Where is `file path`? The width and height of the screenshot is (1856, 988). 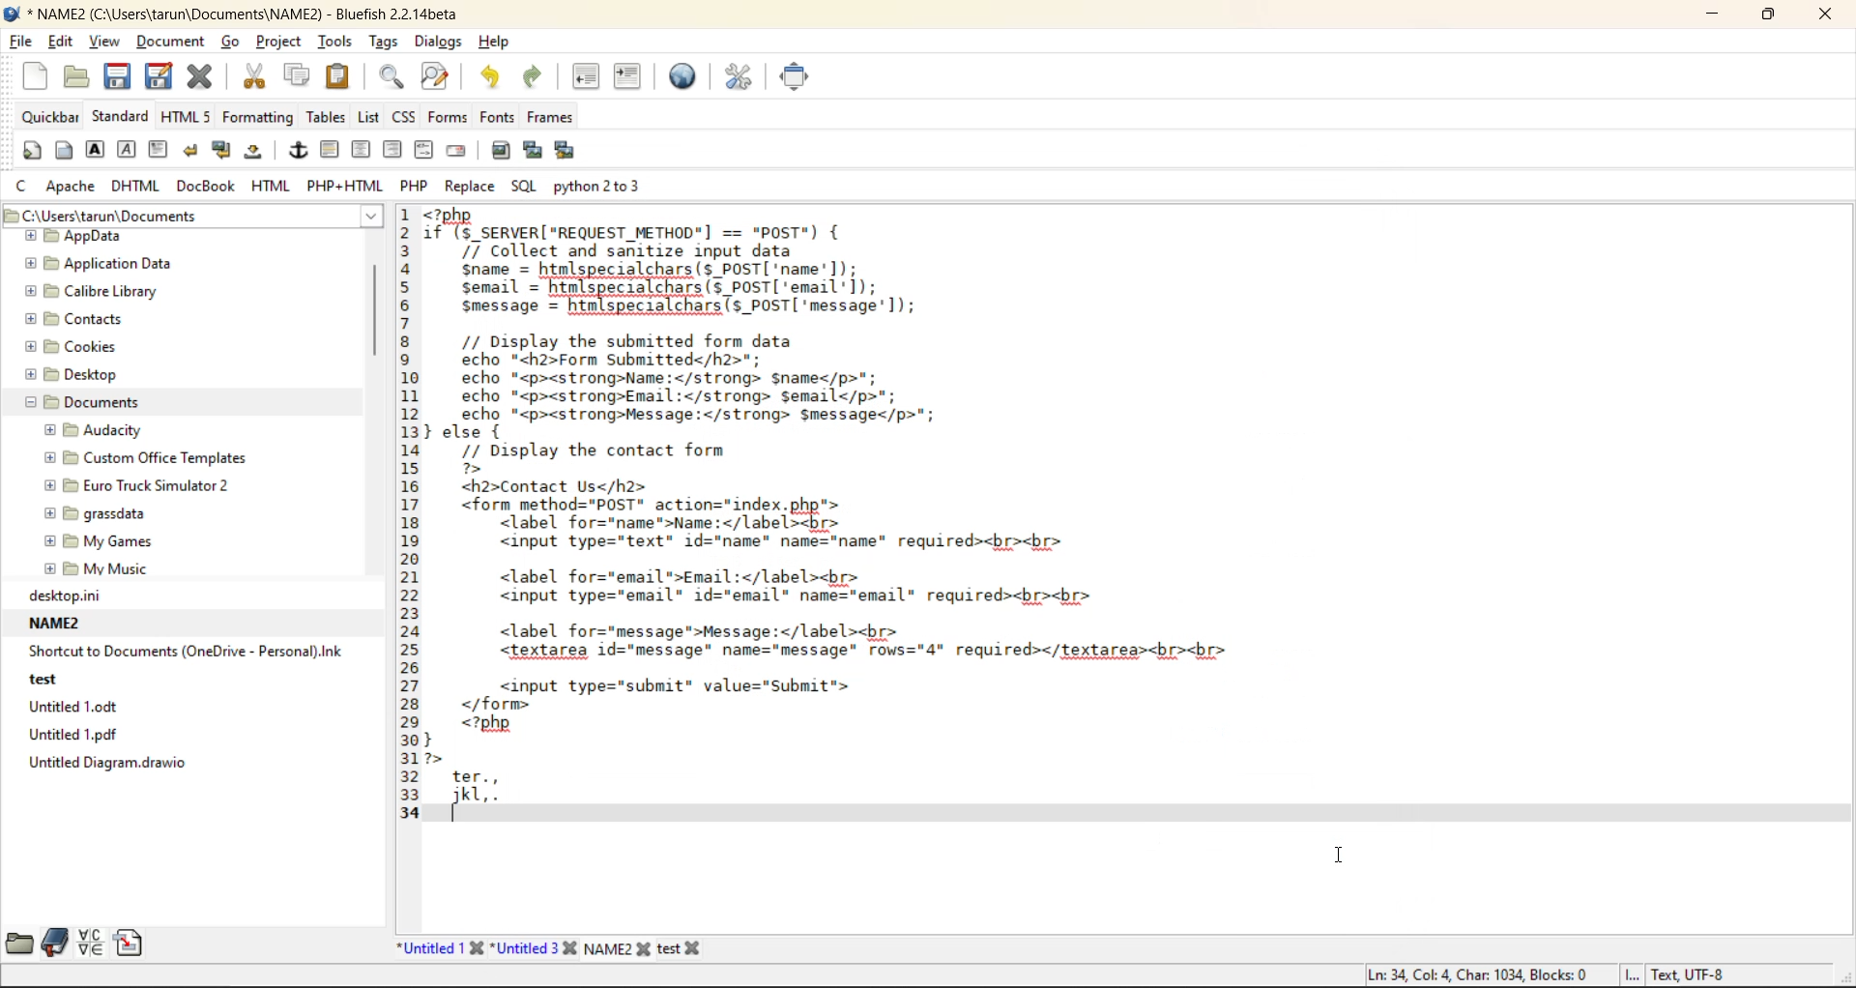
file path is located at coordinates (189, 217).